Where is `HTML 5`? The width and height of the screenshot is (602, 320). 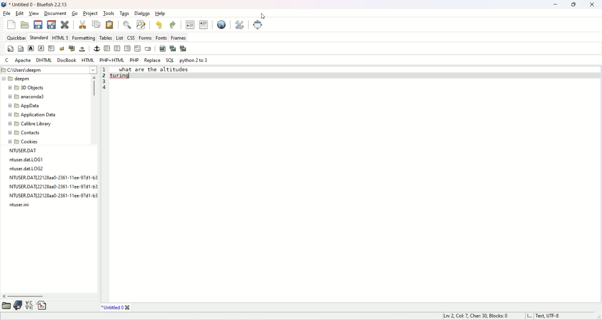 HTML 5 is located at coordinates (60, 37).